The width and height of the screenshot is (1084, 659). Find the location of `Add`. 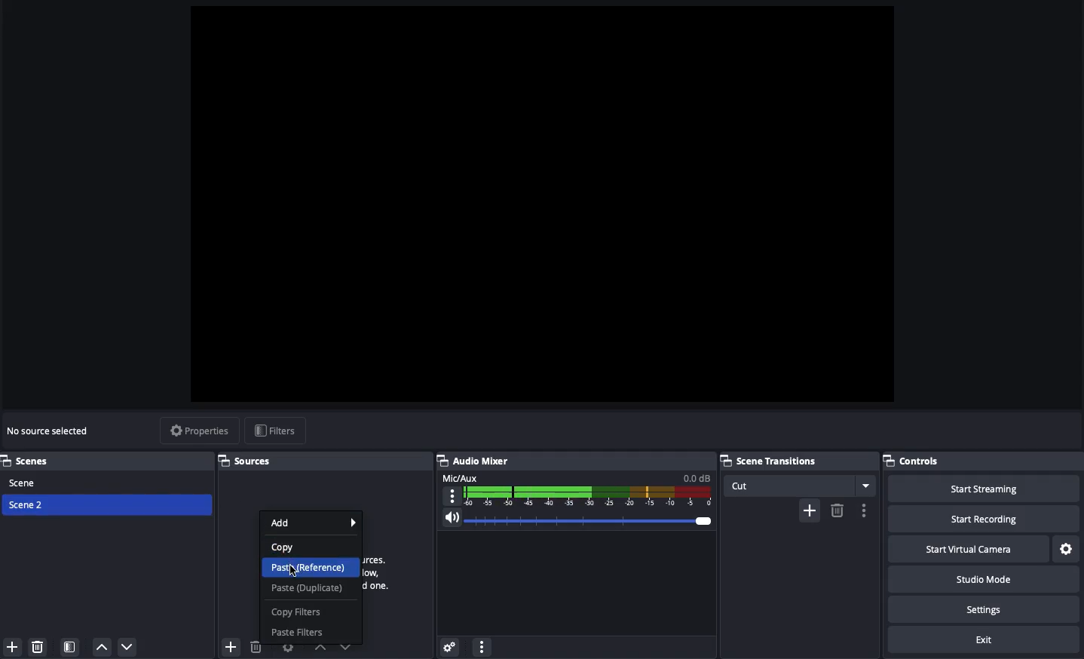

Add is located at coordinates (14, 646).